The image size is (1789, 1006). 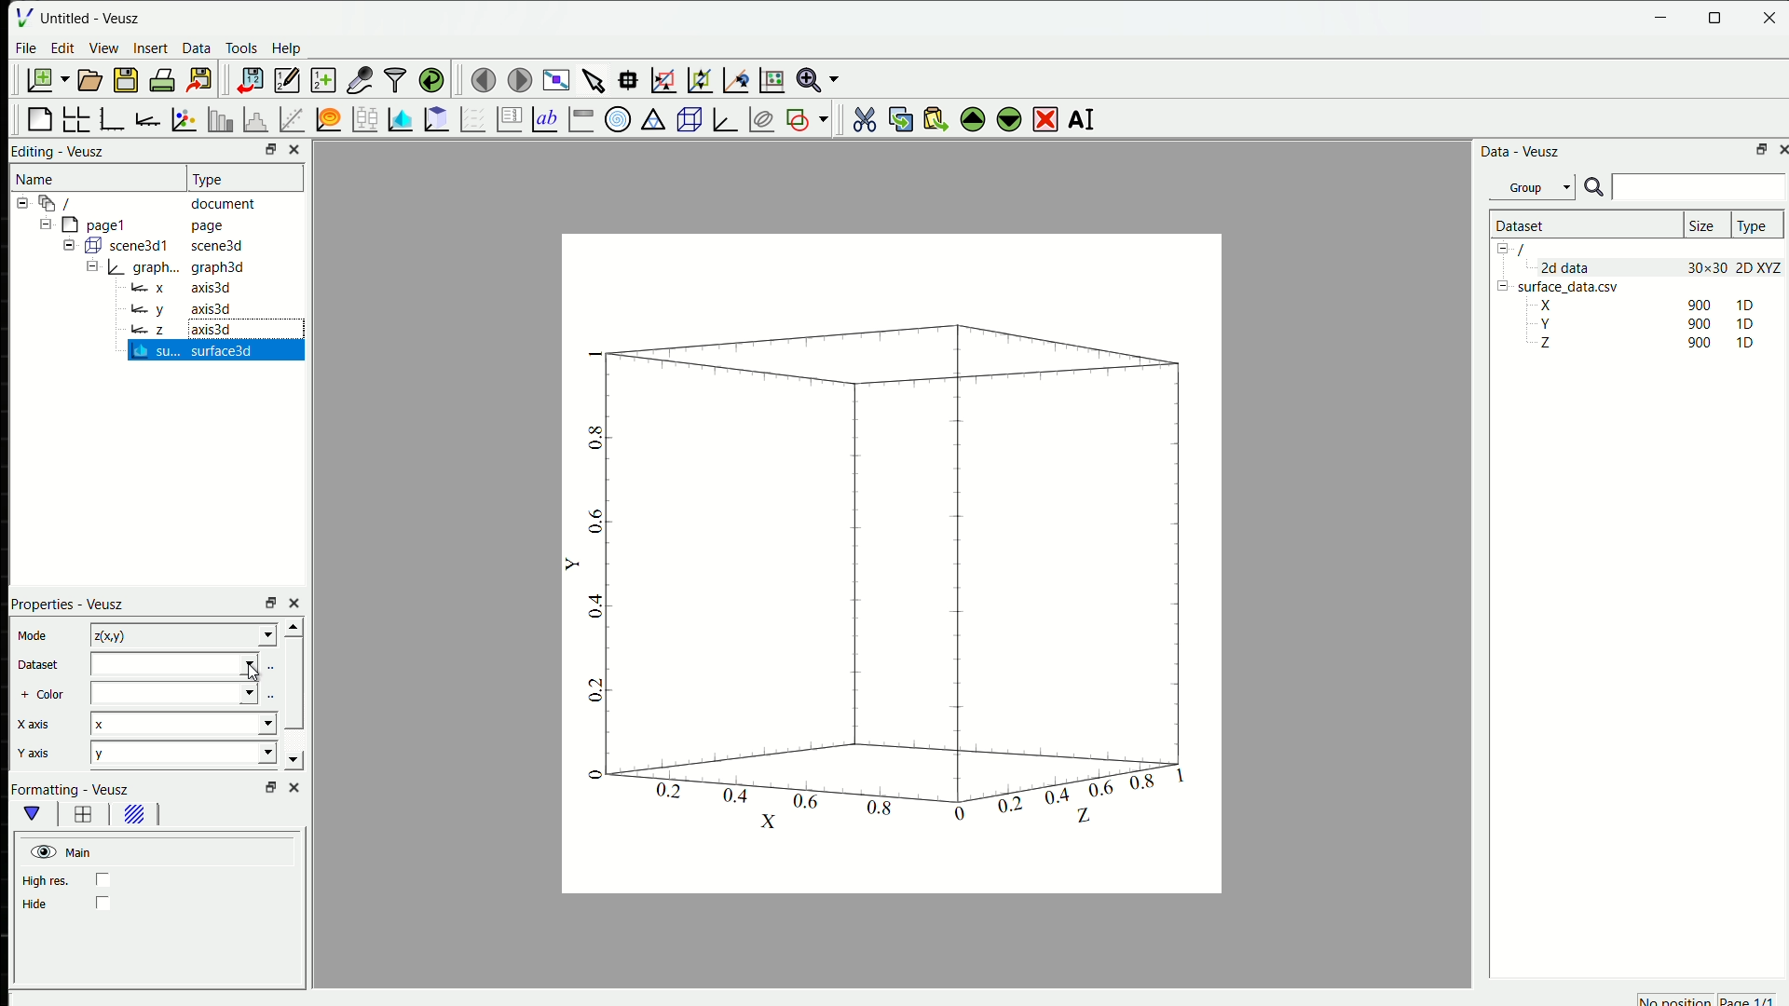 I want to click on search icon, so click(x=1593, y=187).